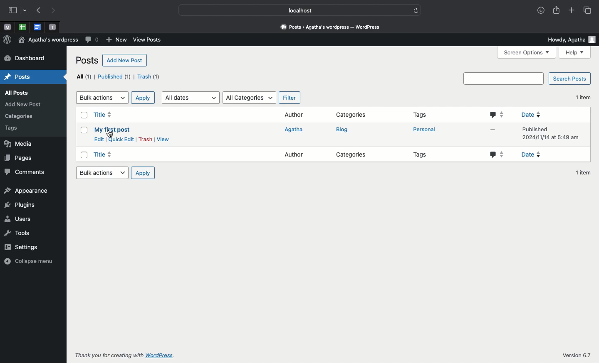  What do you see at coordinates (149, 77) in the screenshot?
I see `Trash` at bounding box center [149, 77].